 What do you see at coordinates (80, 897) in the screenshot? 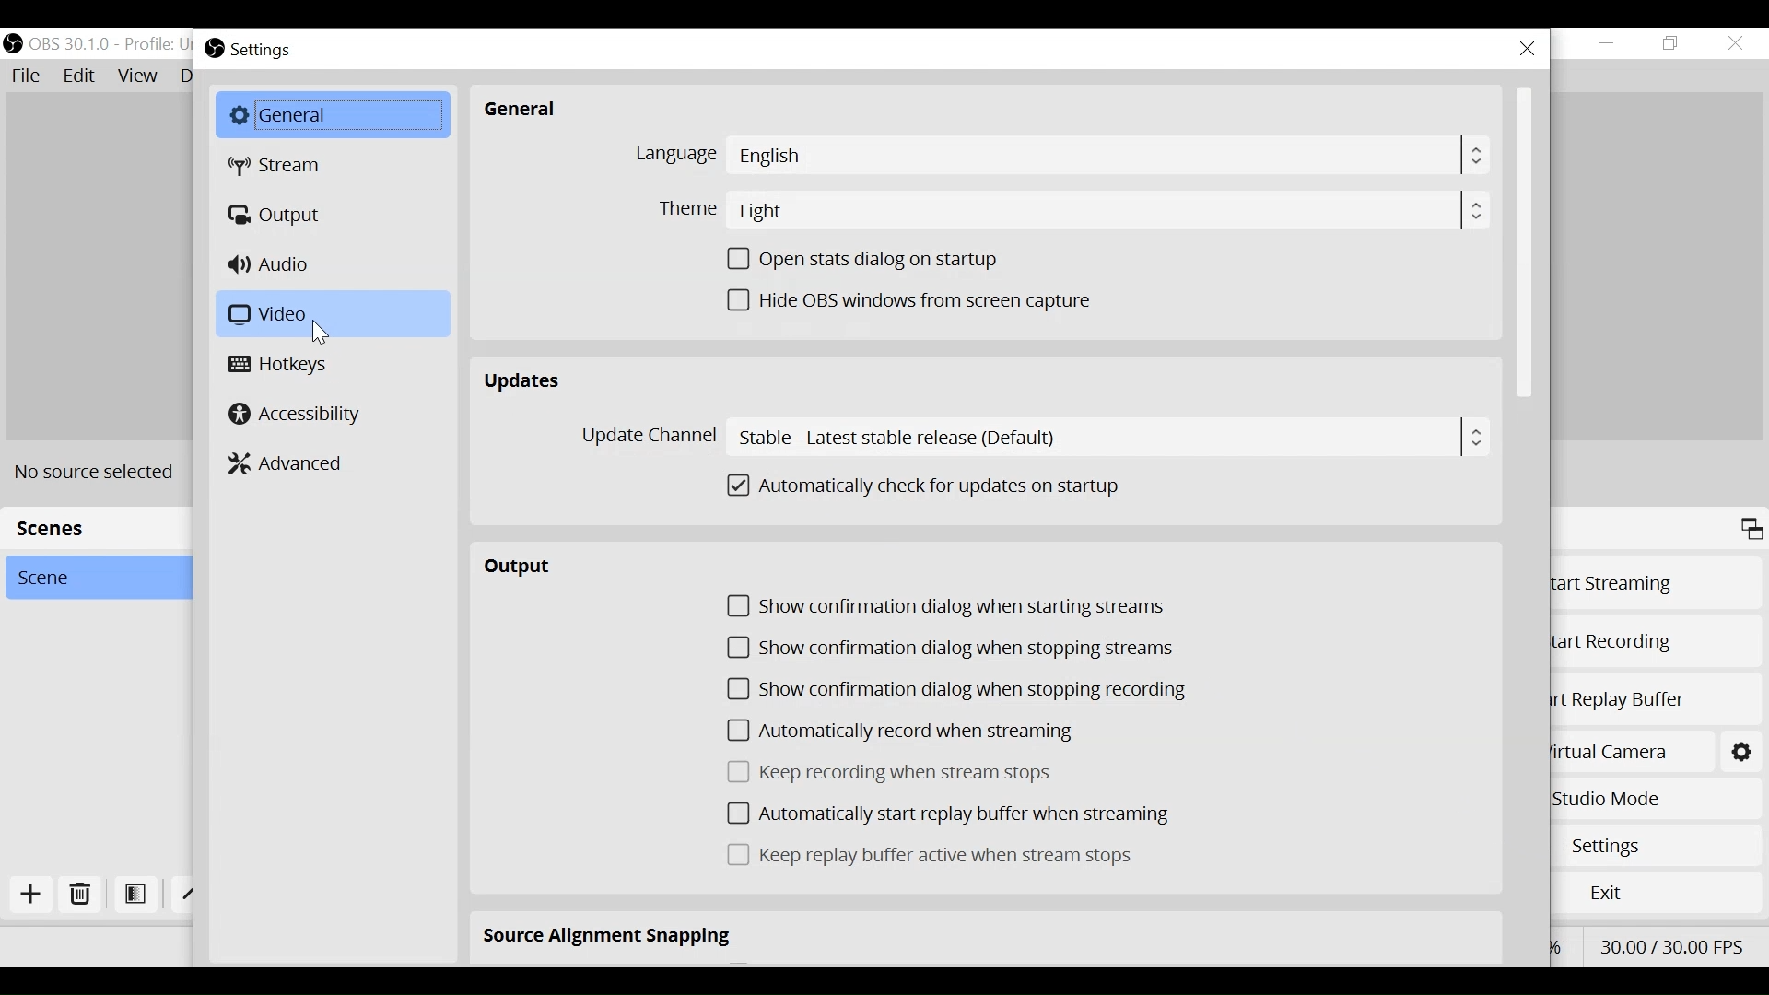
I see `Delete` at bounding box center [80, 897].